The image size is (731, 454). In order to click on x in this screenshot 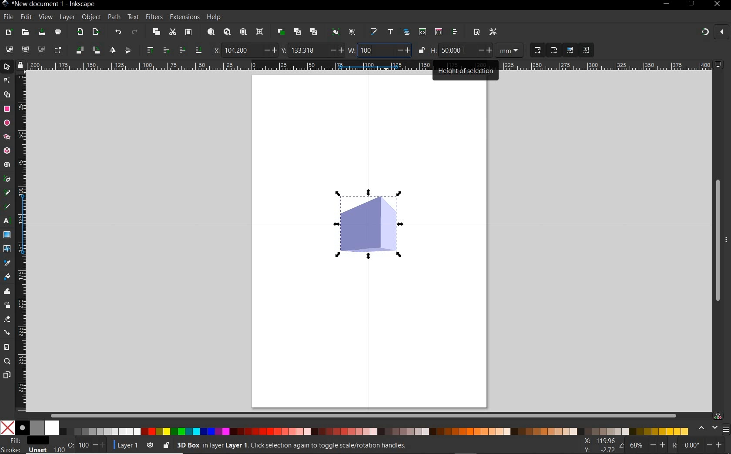, I will do `click(214, 49)`.